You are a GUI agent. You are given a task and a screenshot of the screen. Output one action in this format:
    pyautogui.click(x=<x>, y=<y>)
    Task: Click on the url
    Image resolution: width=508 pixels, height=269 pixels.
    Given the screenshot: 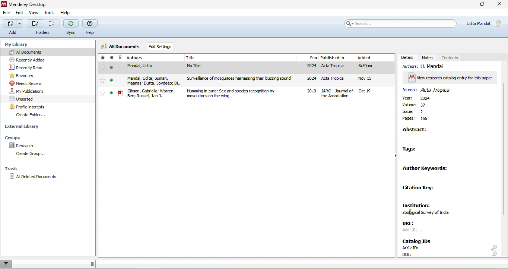 What is the action you would take?
    pyautogui.click(x=412, y=224)
    